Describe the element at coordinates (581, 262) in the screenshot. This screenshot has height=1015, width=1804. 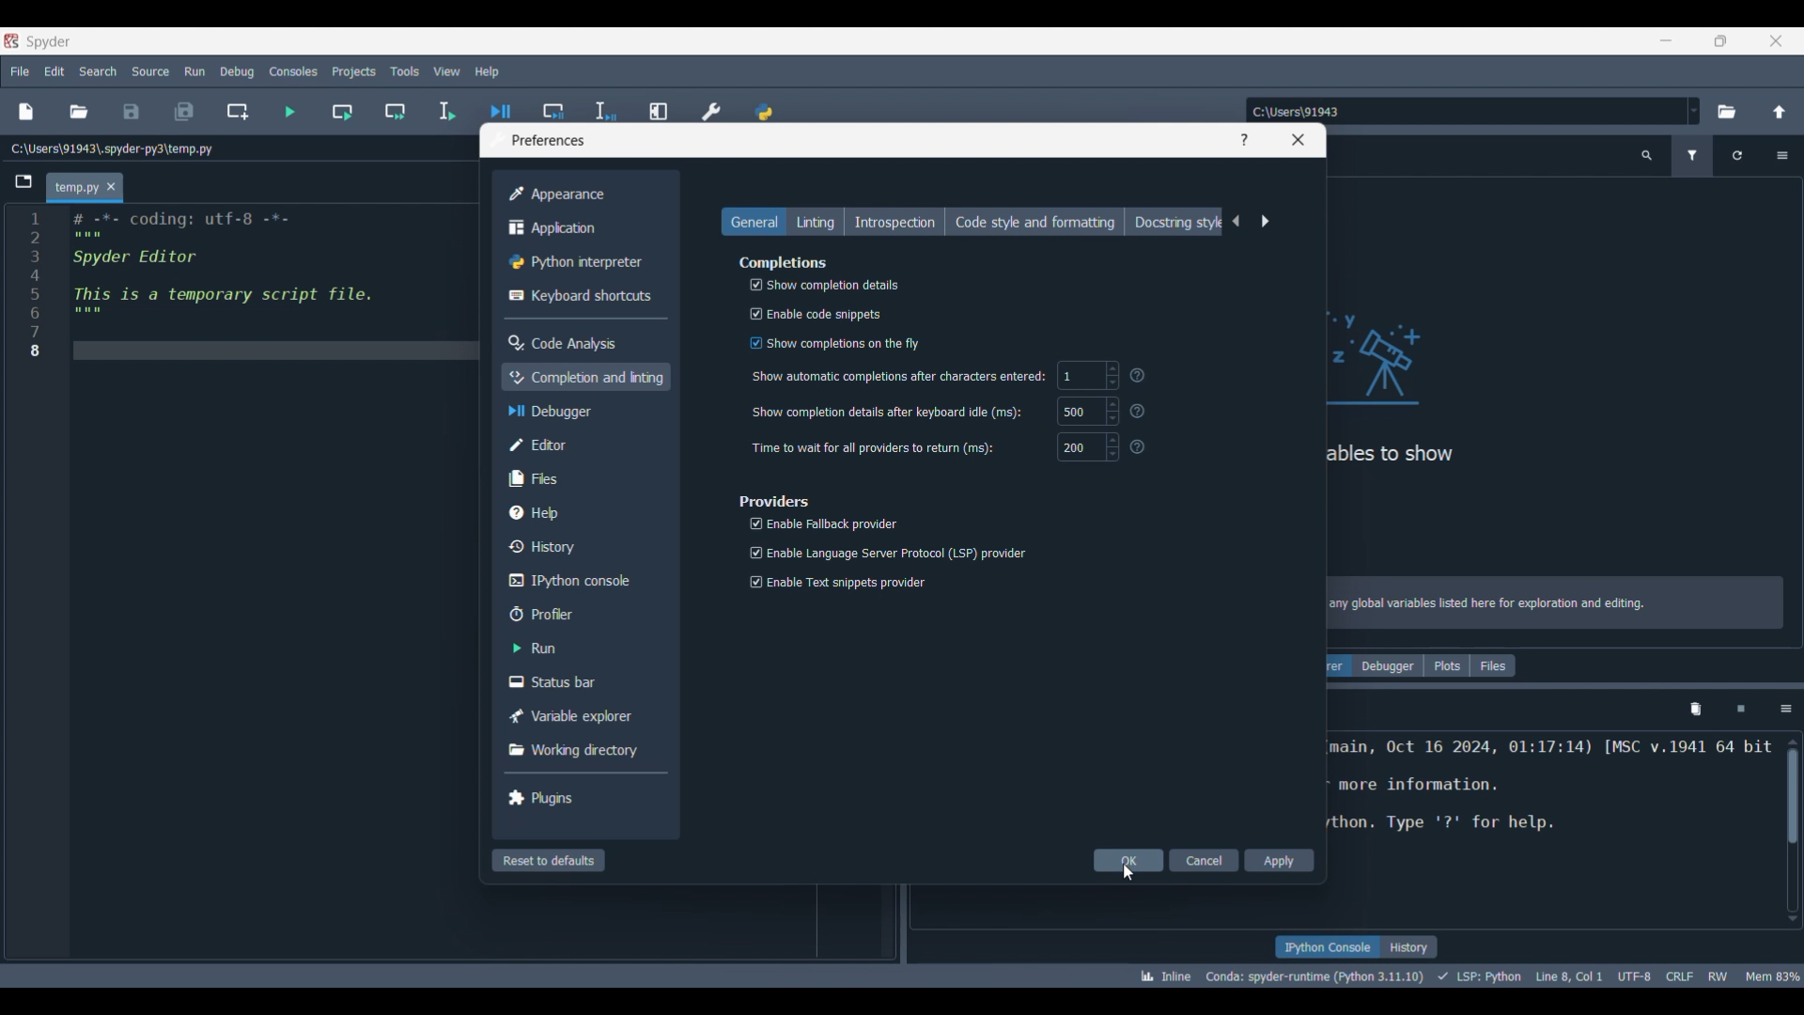
I see `Python interpreter` at that location.